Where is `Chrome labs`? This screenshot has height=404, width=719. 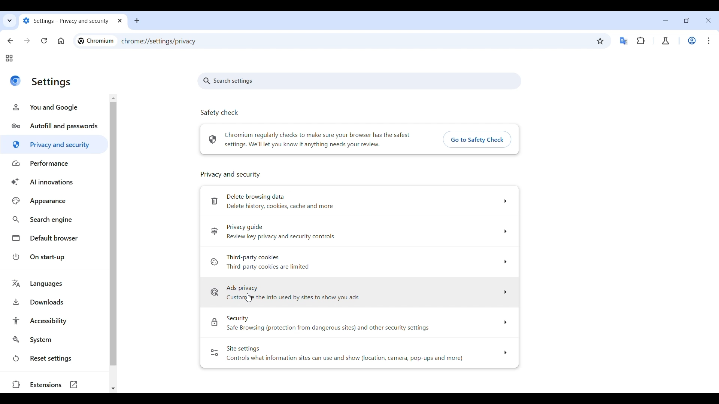
Chrome labs is located at coordinates (665, 41).